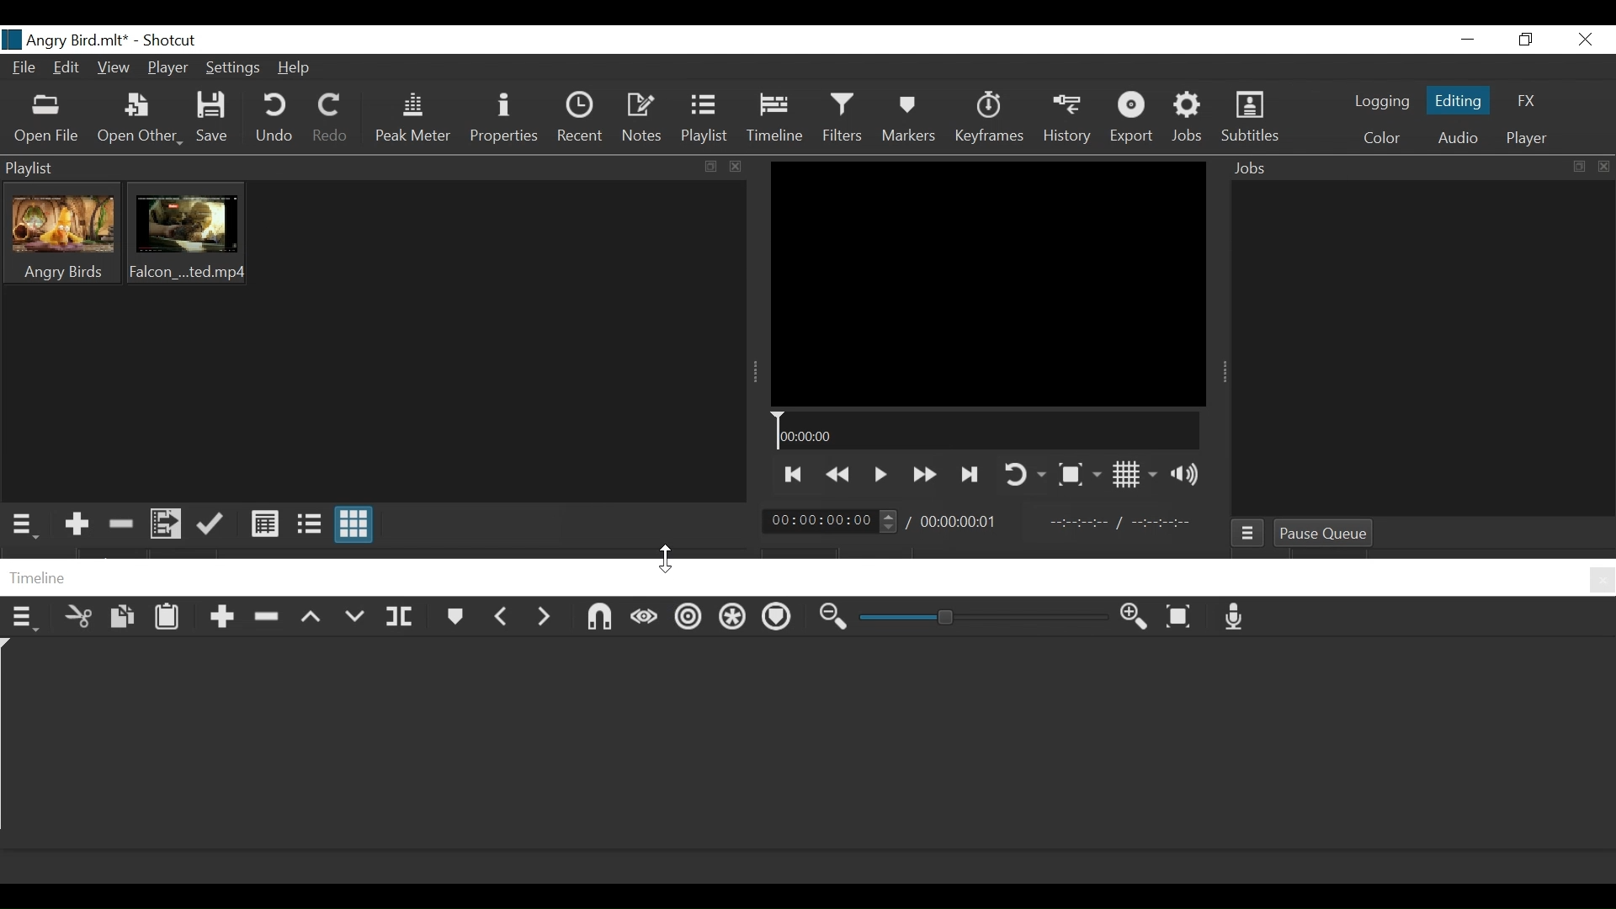 This screenshot has height=909, width=1616. Describe the element at coordinates (1469, 40) in the screenshot. I see `minimize` at that location.